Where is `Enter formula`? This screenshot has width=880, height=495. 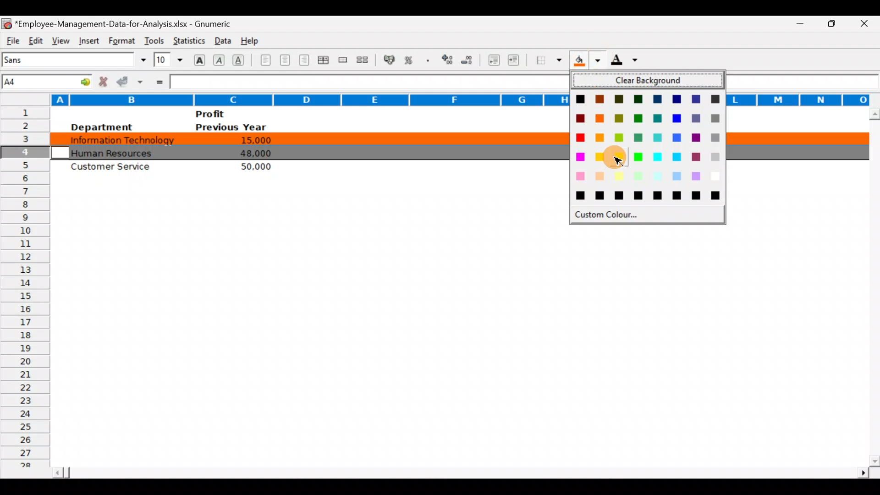 Enter formula is located at coordinates (159, 81).